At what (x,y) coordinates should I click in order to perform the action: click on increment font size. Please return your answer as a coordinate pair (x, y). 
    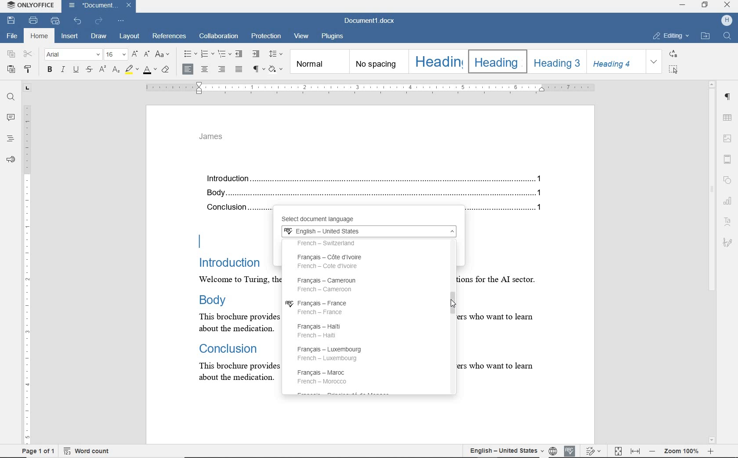
    Looking at the image, I should click on (134, 54).